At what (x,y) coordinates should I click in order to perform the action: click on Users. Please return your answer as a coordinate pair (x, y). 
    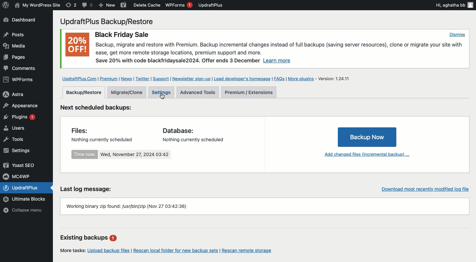
    Looking at the image, I should click on (21, 129).